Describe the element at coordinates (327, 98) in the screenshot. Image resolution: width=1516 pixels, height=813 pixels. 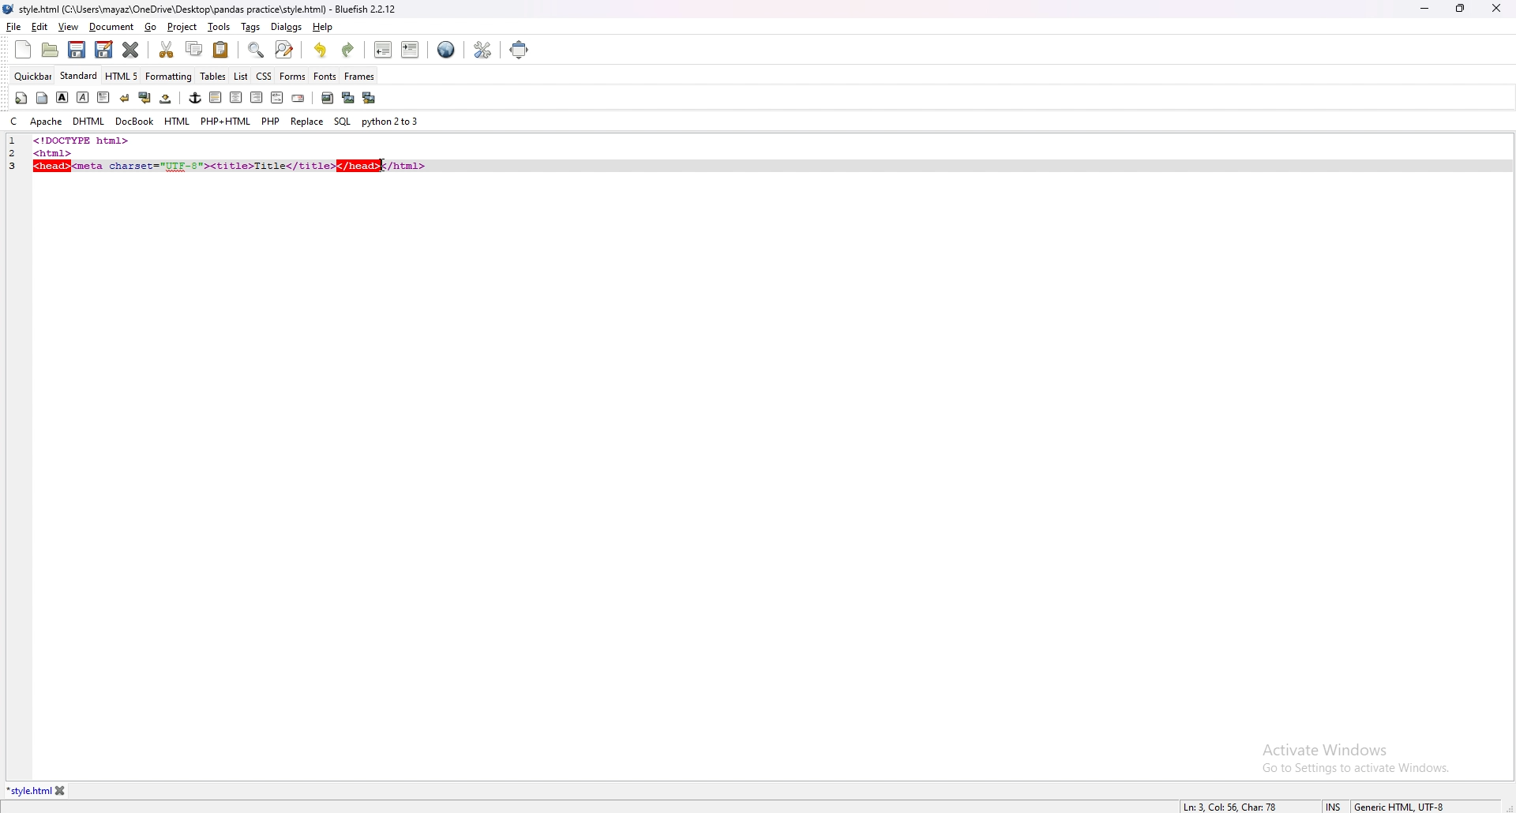
I see `insert image` at that location.